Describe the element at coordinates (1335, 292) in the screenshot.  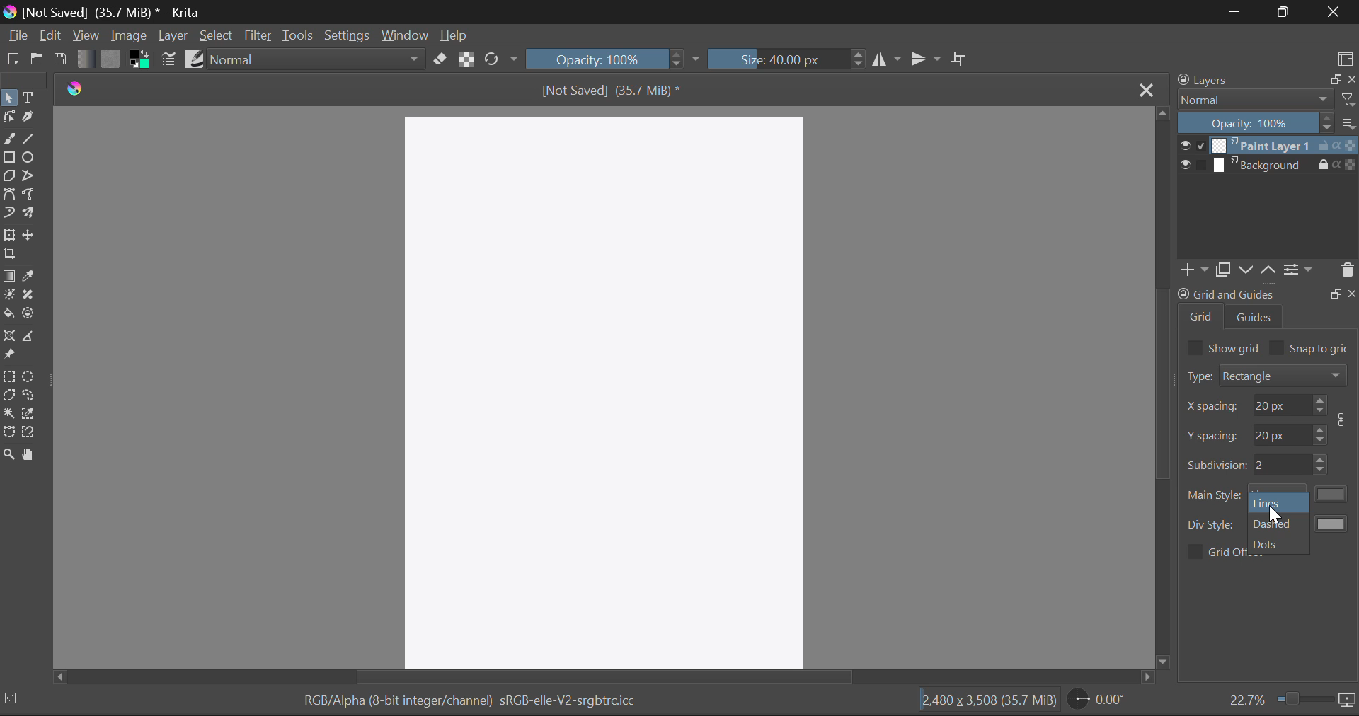
I see `` at that location.